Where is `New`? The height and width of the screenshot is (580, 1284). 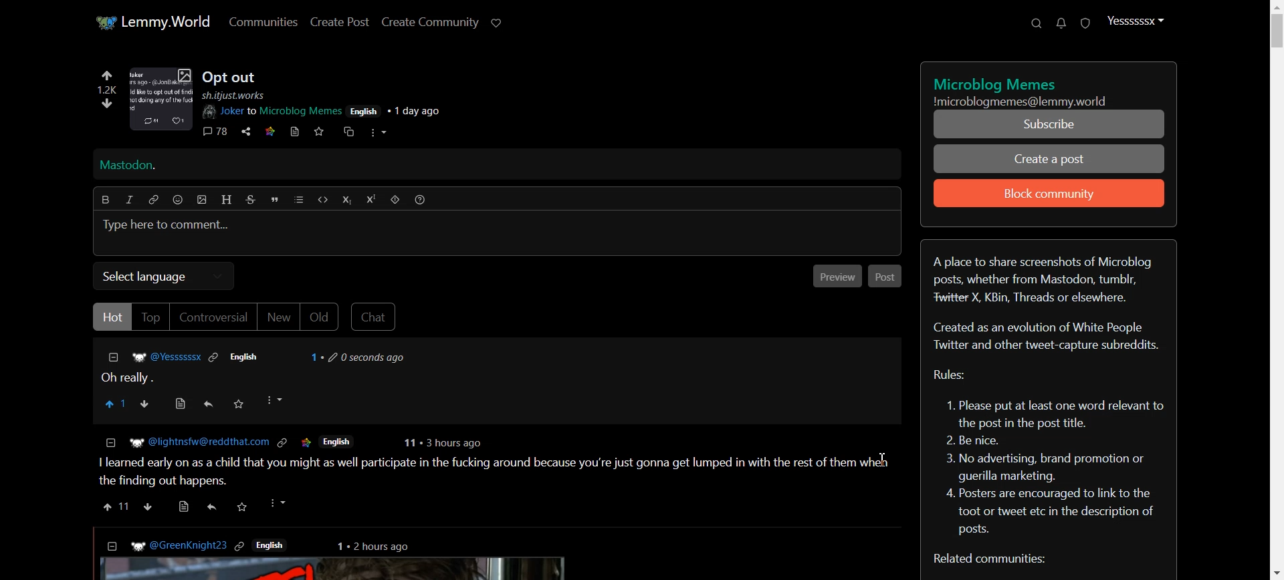
New is located at coordinates (279, 317).